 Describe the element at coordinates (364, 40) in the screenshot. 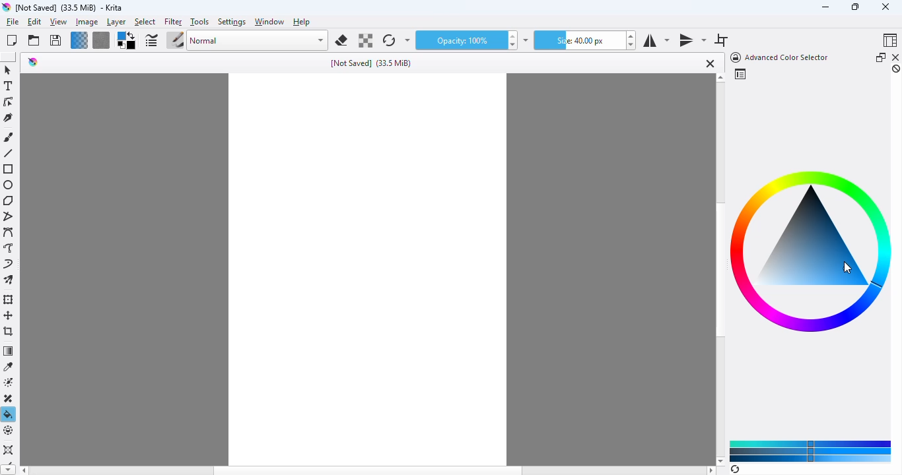

I see `preserve alpha` at that location.